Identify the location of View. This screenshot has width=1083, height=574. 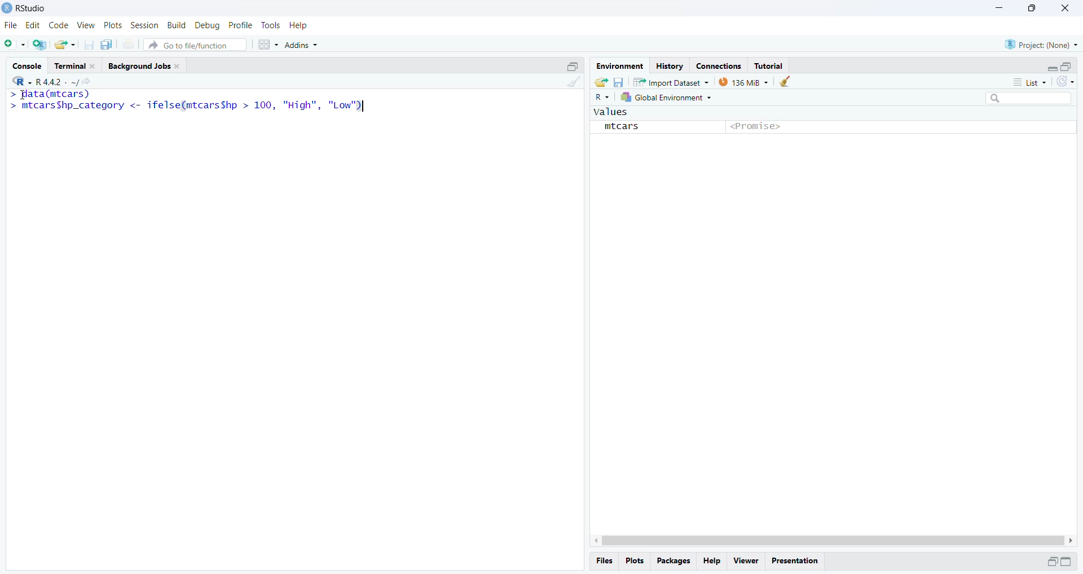
(745, 560).